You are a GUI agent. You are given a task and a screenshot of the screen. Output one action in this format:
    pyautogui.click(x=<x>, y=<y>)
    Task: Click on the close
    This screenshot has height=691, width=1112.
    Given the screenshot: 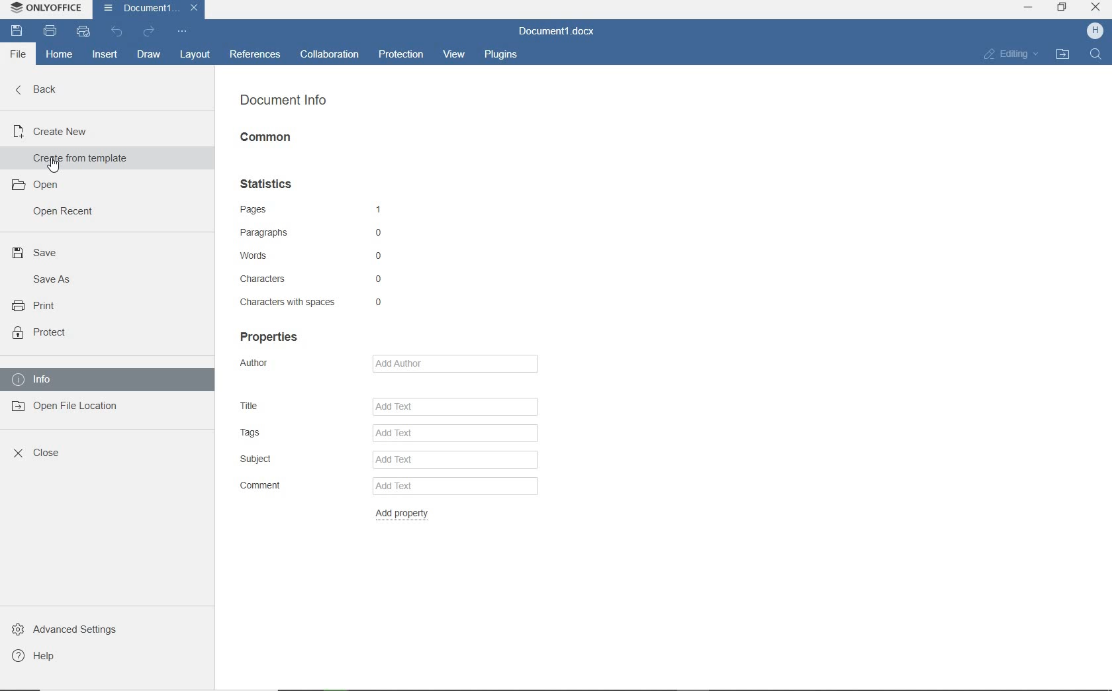 What is the action you would take?
    pyautogui.click(x=1095, y=9)
    